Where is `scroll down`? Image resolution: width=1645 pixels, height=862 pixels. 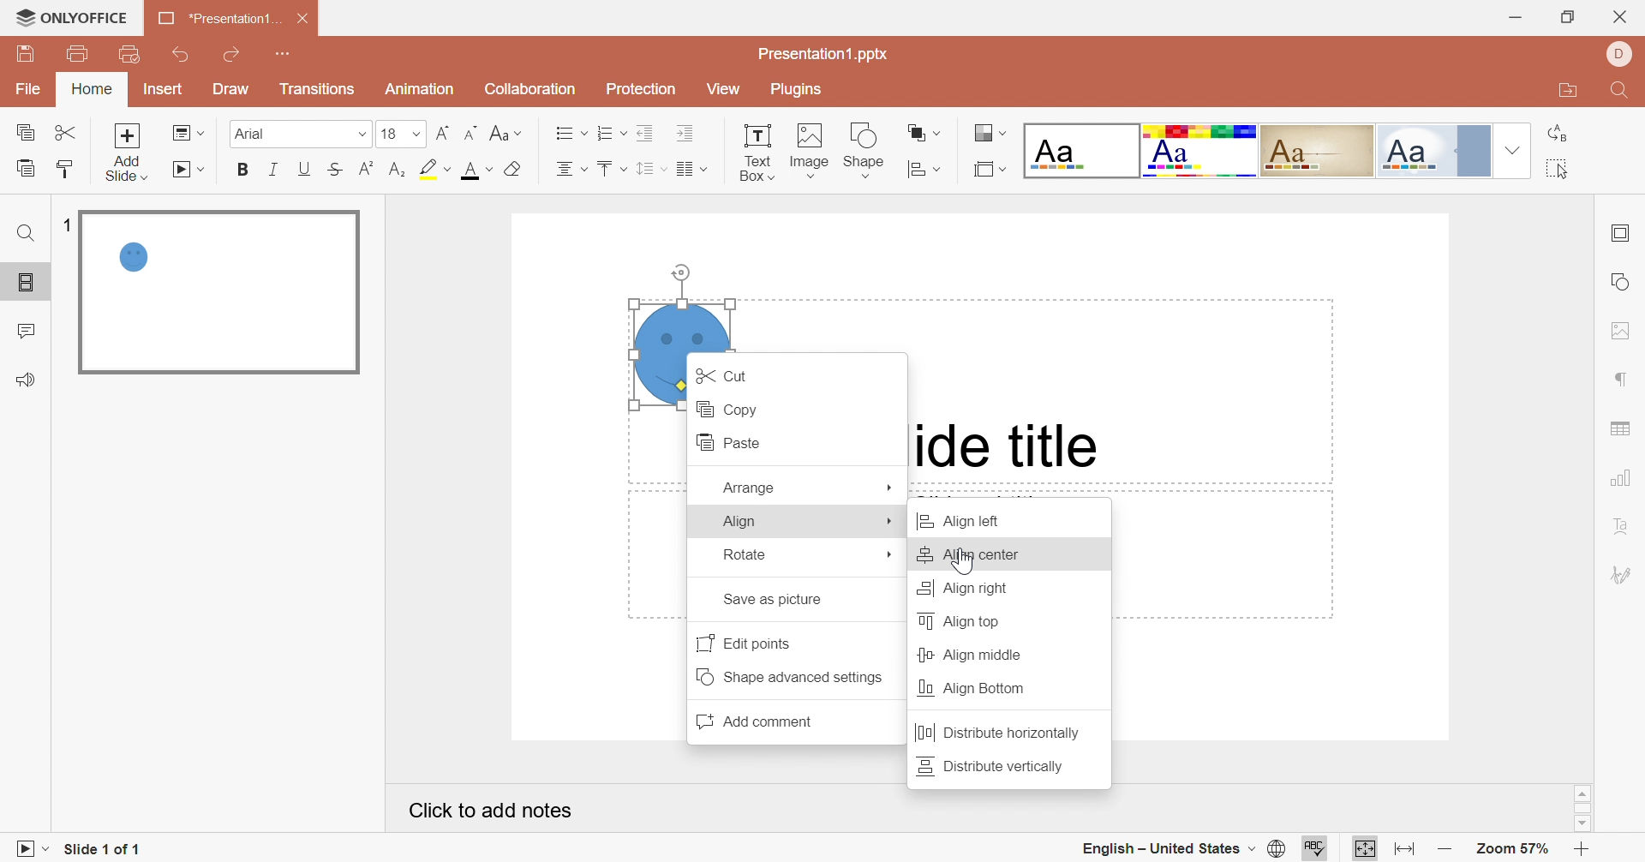 scroll down is located at coordinates (1582, 824).